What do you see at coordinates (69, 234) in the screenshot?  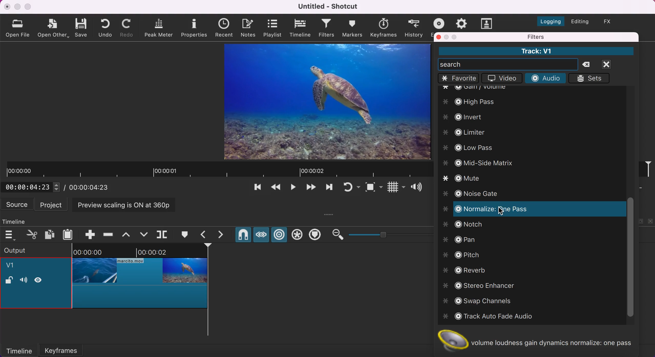 I see `paste` at bounding box center [69, 234].